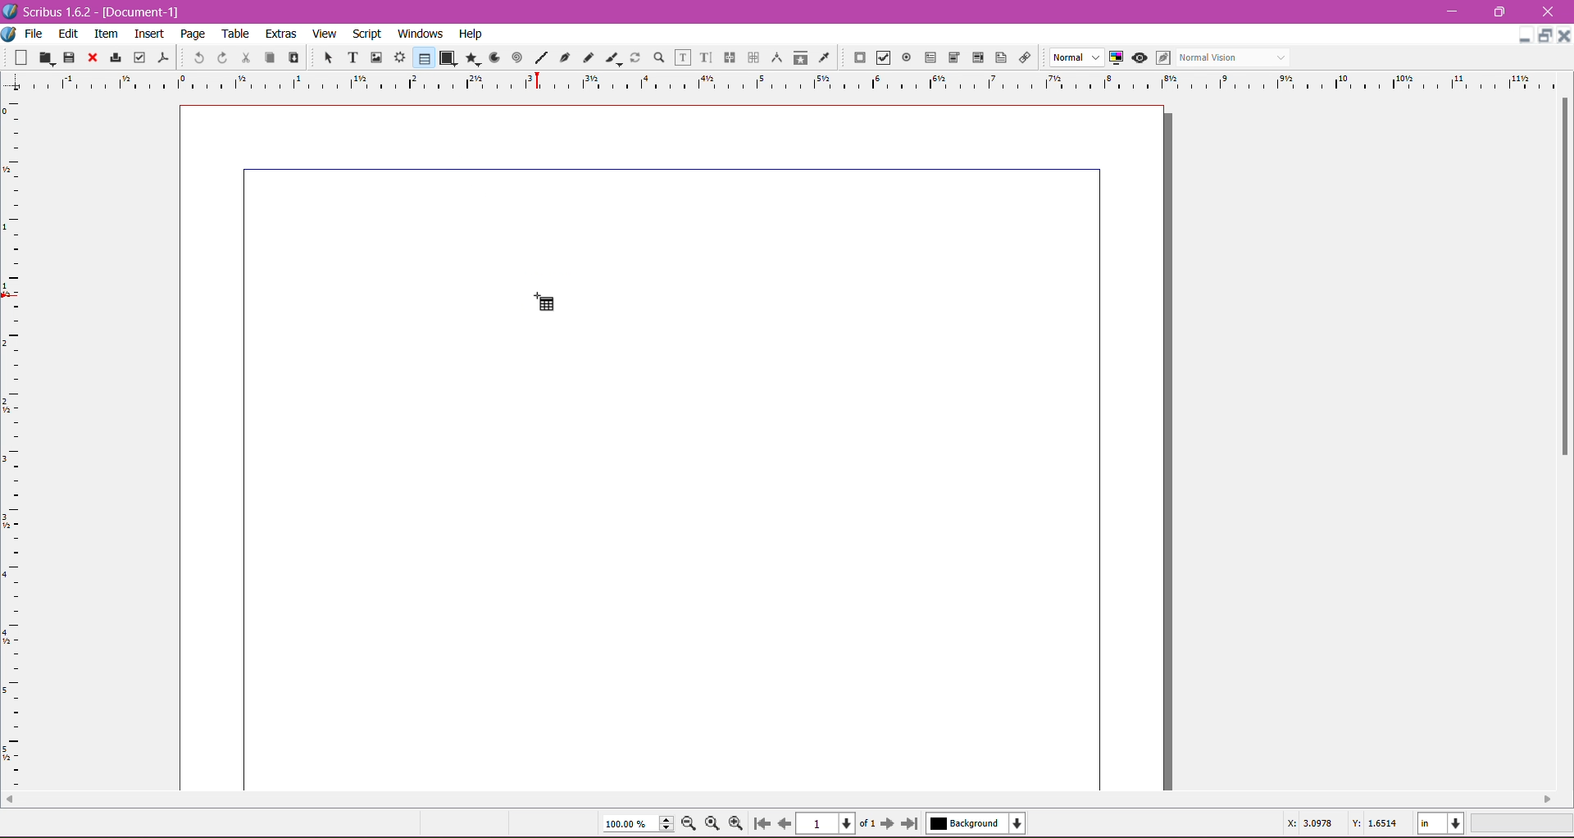  What do you see at coordinates (867, 822) in the screenshot?
I see `of 1` at bounding box center [867, 822].